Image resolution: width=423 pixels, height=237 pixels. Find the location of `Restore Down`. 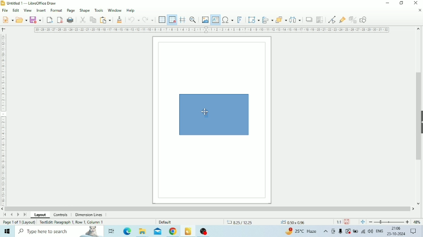

Restore Down is located at coordinates (401, 3).